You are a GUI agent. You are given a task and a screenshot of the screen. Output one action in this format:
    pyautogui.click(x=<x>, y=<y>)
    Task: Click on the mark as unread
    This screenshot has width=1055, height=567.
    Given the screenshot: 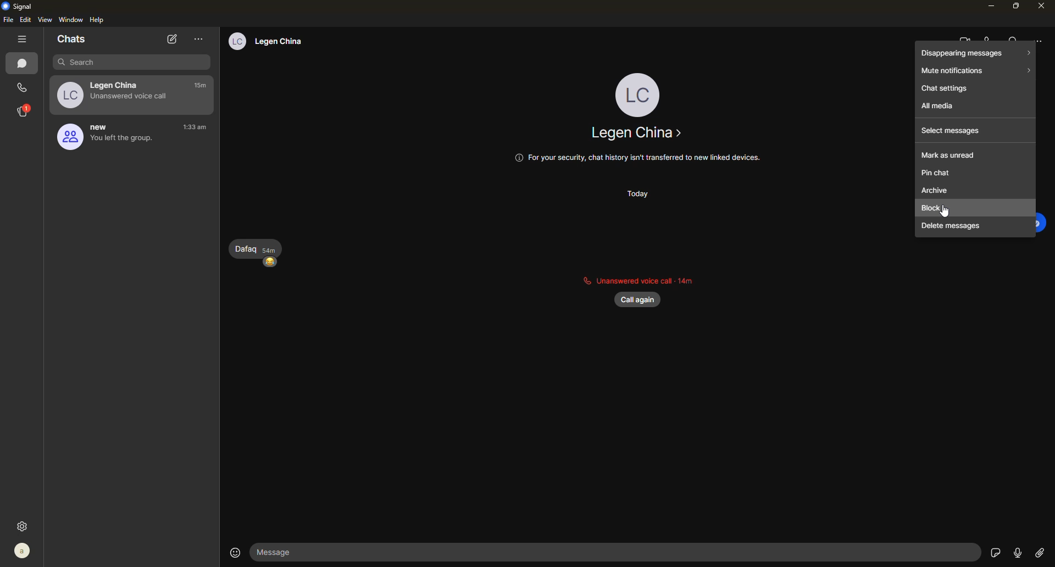 What is the action you would take?
    pyautogui.click(x=948, y=155)
    